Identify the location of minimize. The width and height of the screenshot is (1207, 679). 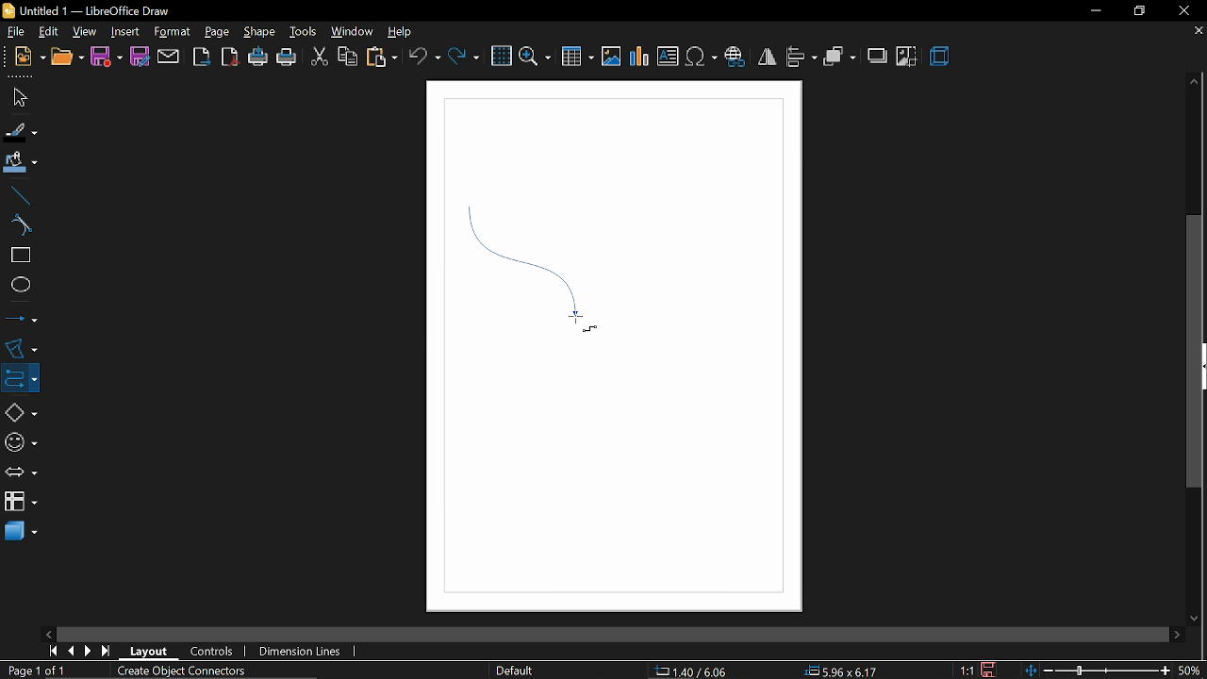
(1092, 11).